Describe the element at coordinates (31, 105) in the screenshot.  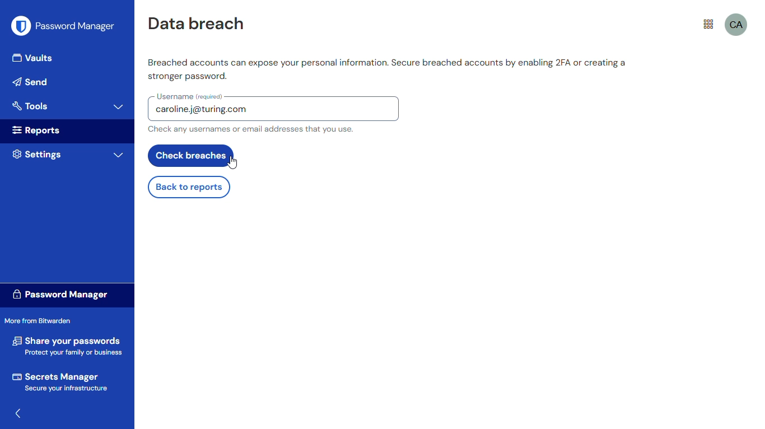
I see `tools` at that location.